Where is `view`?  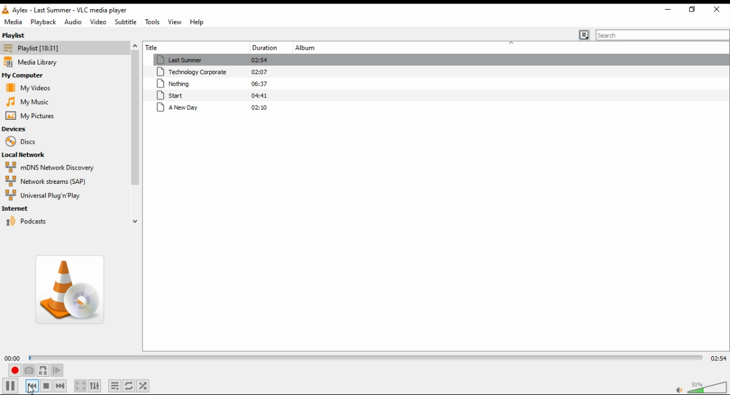 view is located at coordinates (175, 21).